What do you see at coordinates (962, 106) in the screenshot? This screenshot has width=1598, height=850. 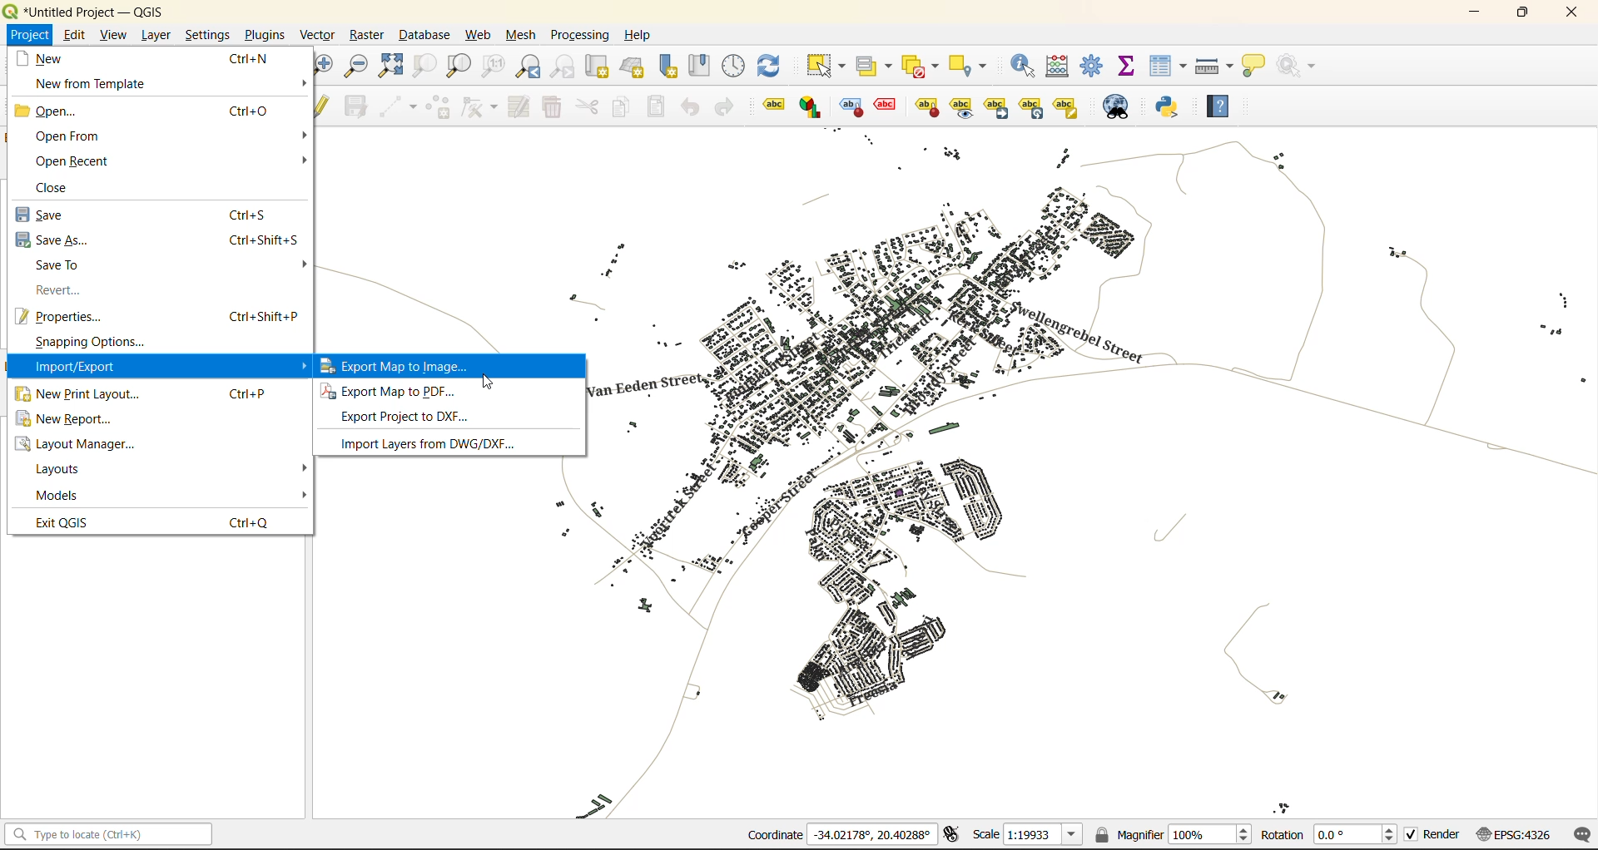 I see `Move a label, diagrams or callout ` at bounding box center [962, 106].